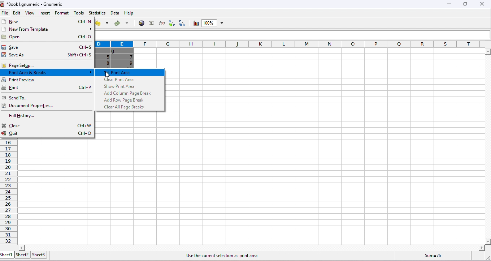 This screenshot has width=491, height=261. What do you see at coordinates (30, 106) in the screenshot?
I see `document properties` at bounding box center [30, 106].